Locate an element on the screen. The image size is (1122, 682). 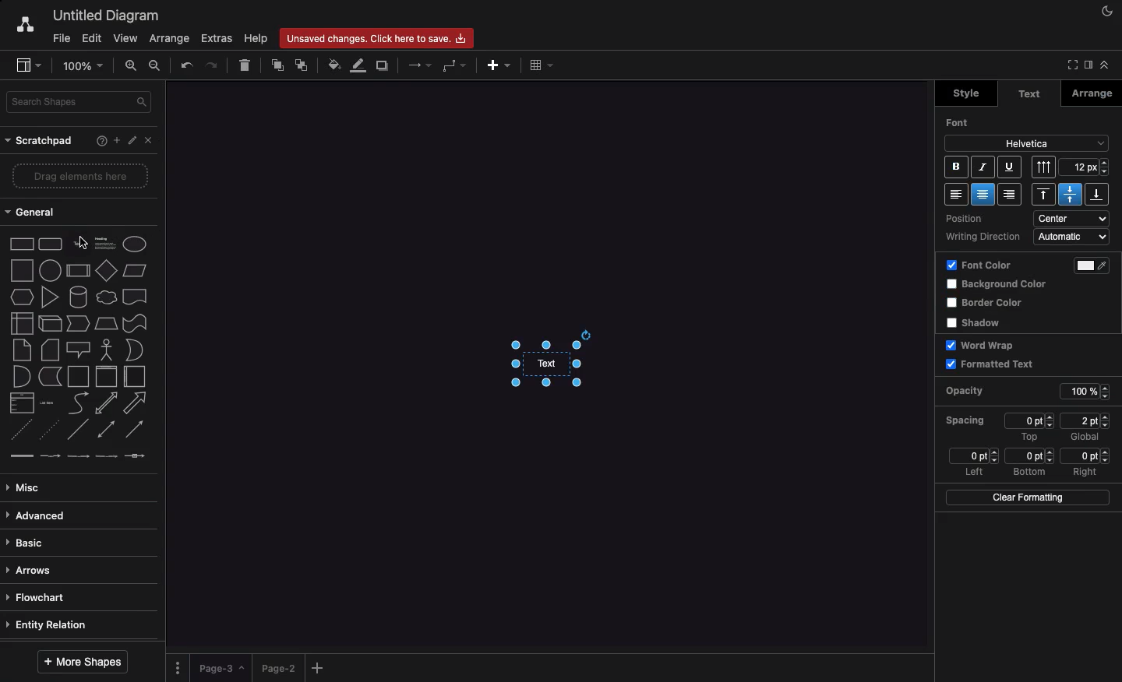
To front is located at coordinates (278, 66).